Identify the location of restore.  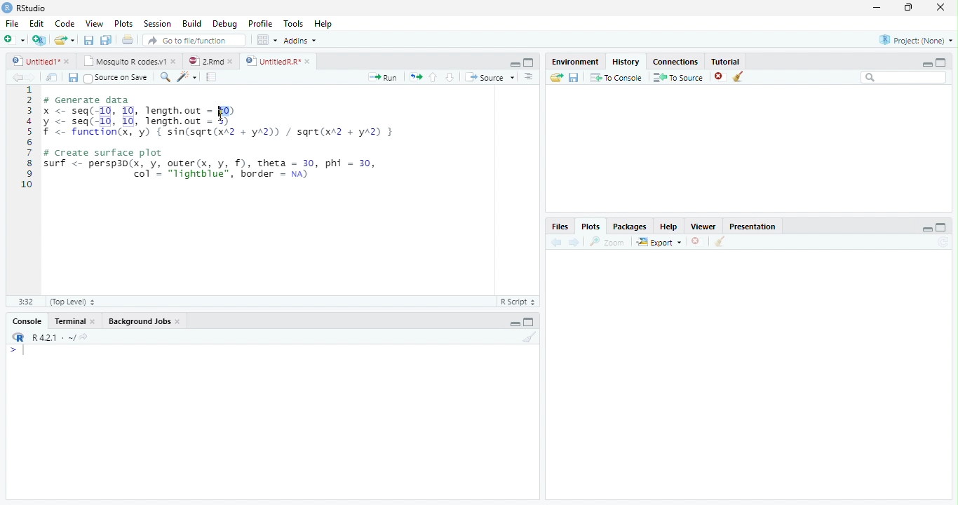
(908, 7).